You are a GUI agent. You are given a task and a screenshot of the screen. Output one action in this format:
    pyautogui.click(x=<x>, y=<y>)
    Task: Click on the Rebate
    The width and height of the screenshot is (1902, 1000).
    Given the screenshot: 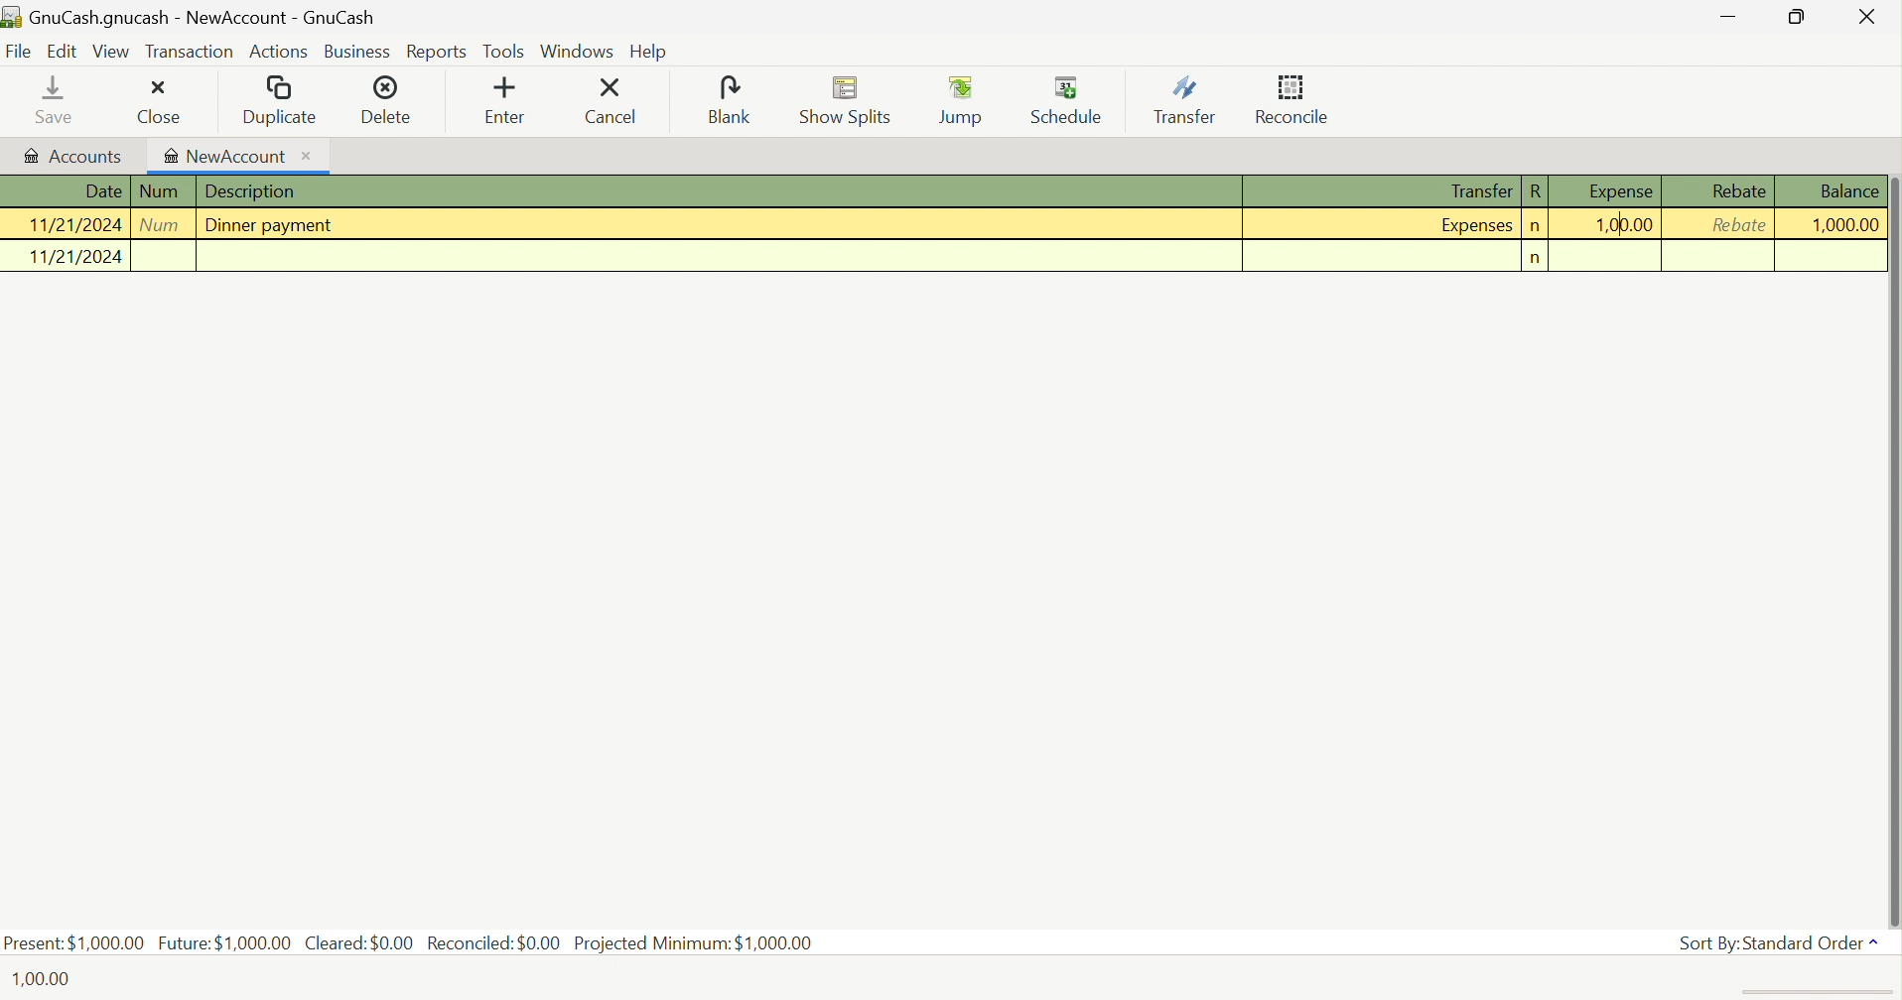 What is the action you would take?
    pyautogui.click(x=1740, y=190)
    